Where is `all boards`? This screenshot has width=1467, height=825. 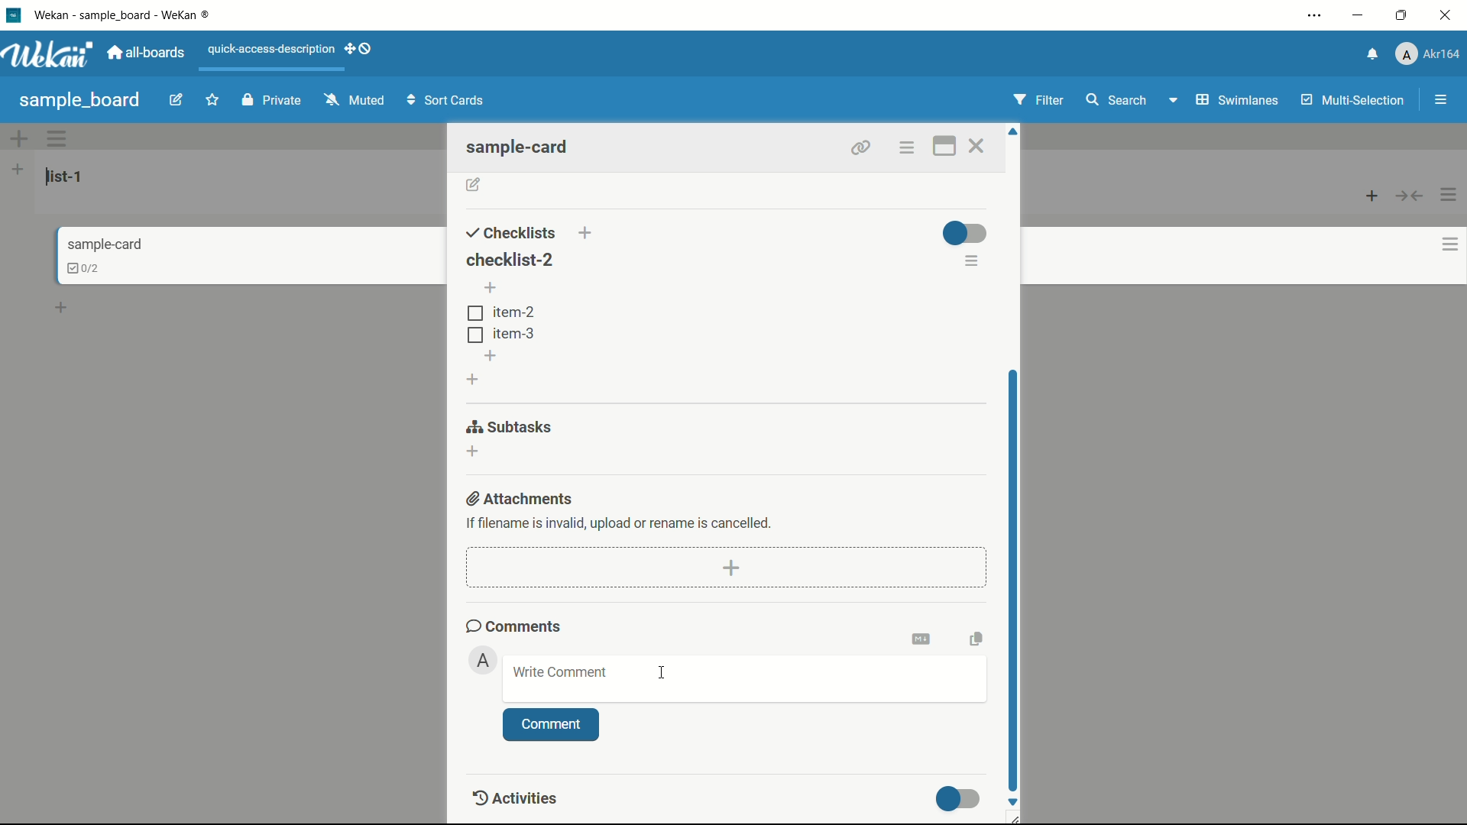 all boards is located at coordinates (150, 53).